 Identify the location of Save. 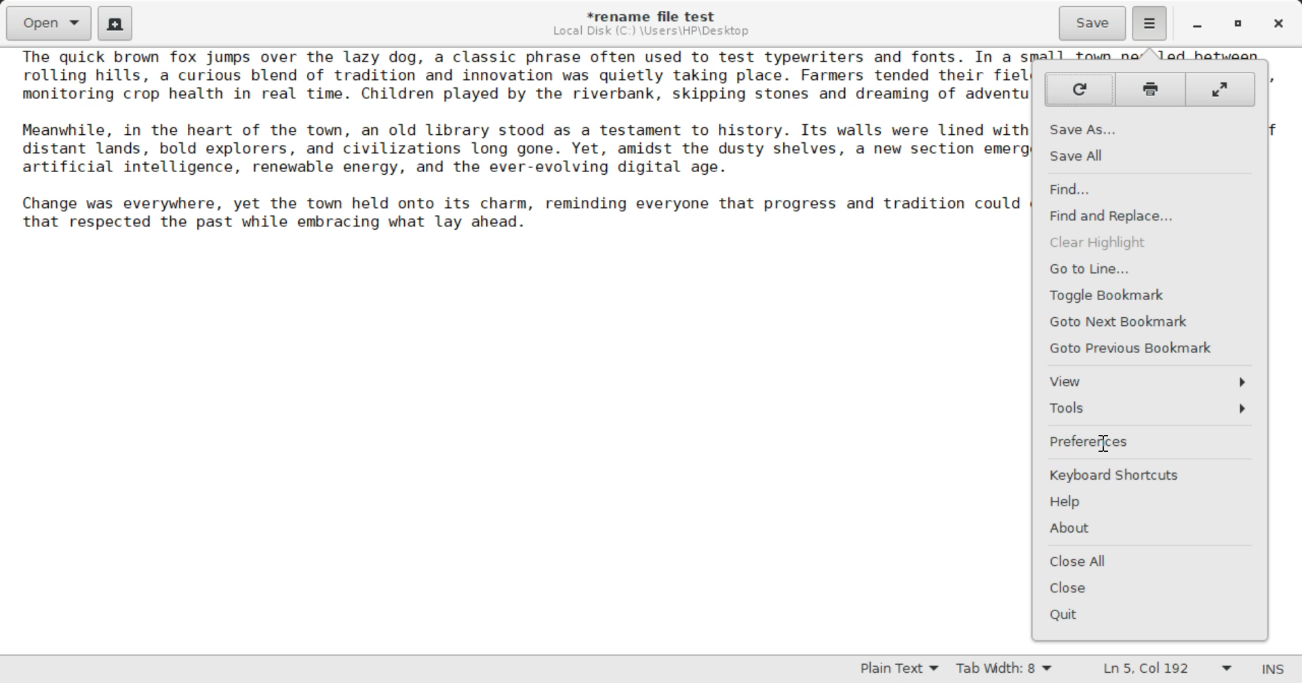
(1094, 24).